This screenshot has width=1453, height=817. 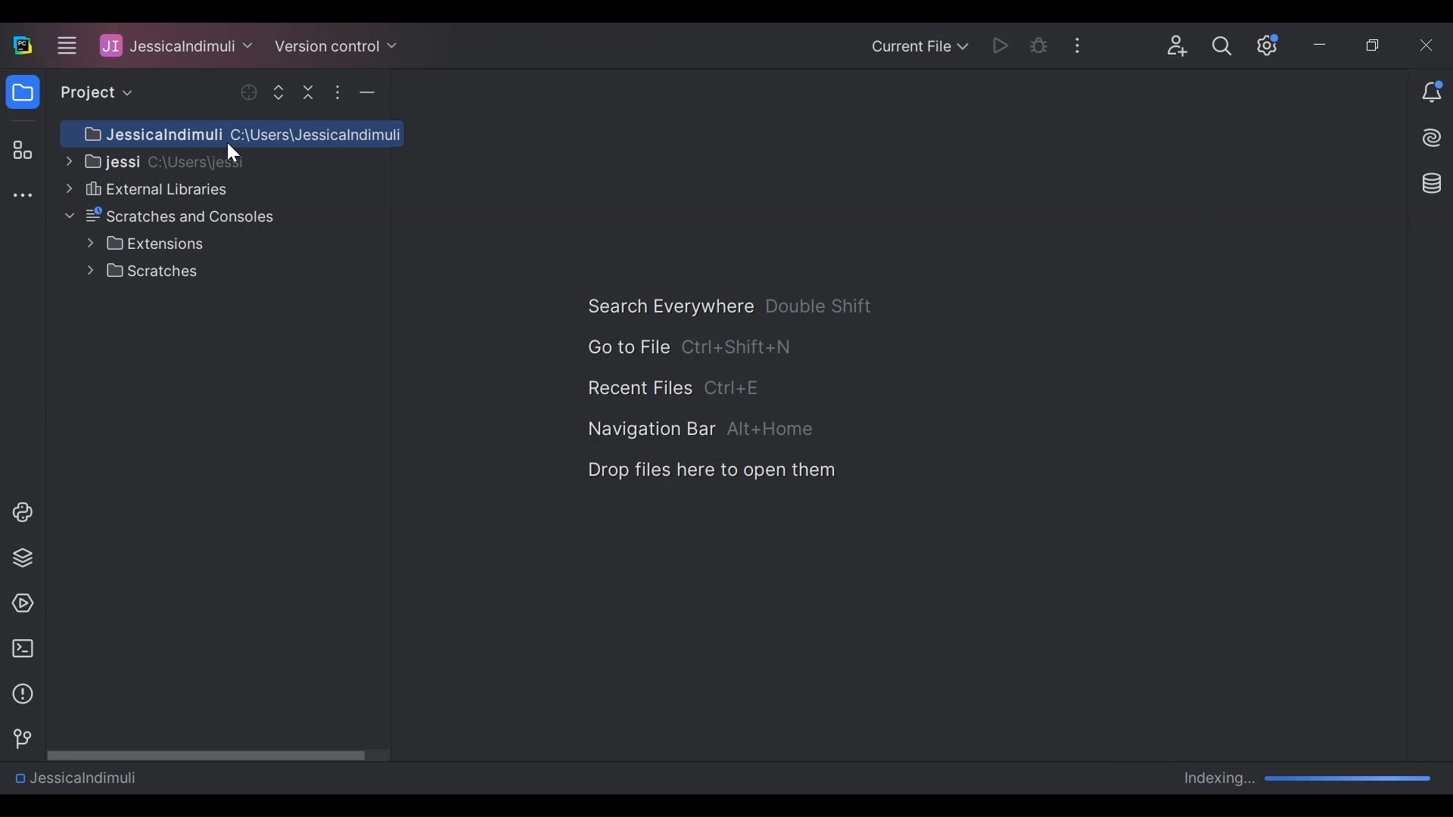 What do you see at coordinates (22, 512) in the screenshot?
I see `python` at bounding box center [22, 512].